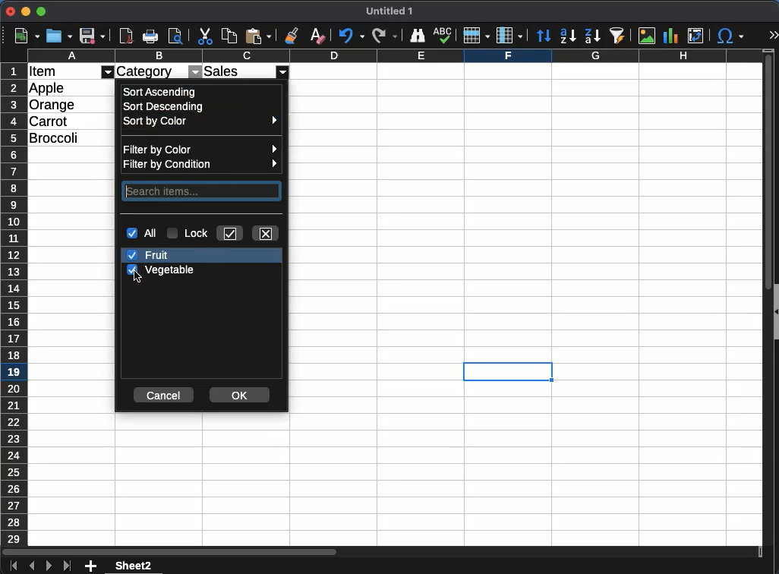 The height and width of the screenshot is (574, 779). Describe the element at coordinates (150, 36) in the screenshot. I see `print` at that location.